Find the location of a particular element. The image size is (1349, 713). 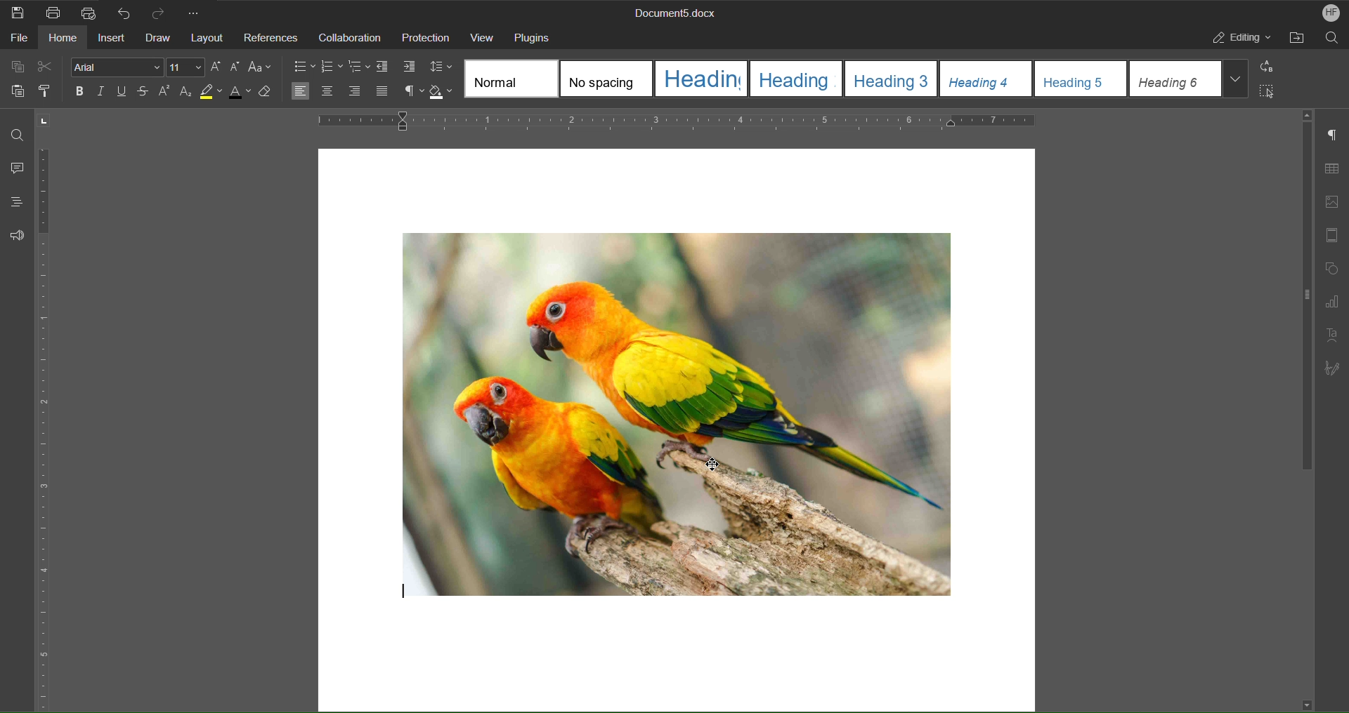

Bold is located at coordinates (77, 91).